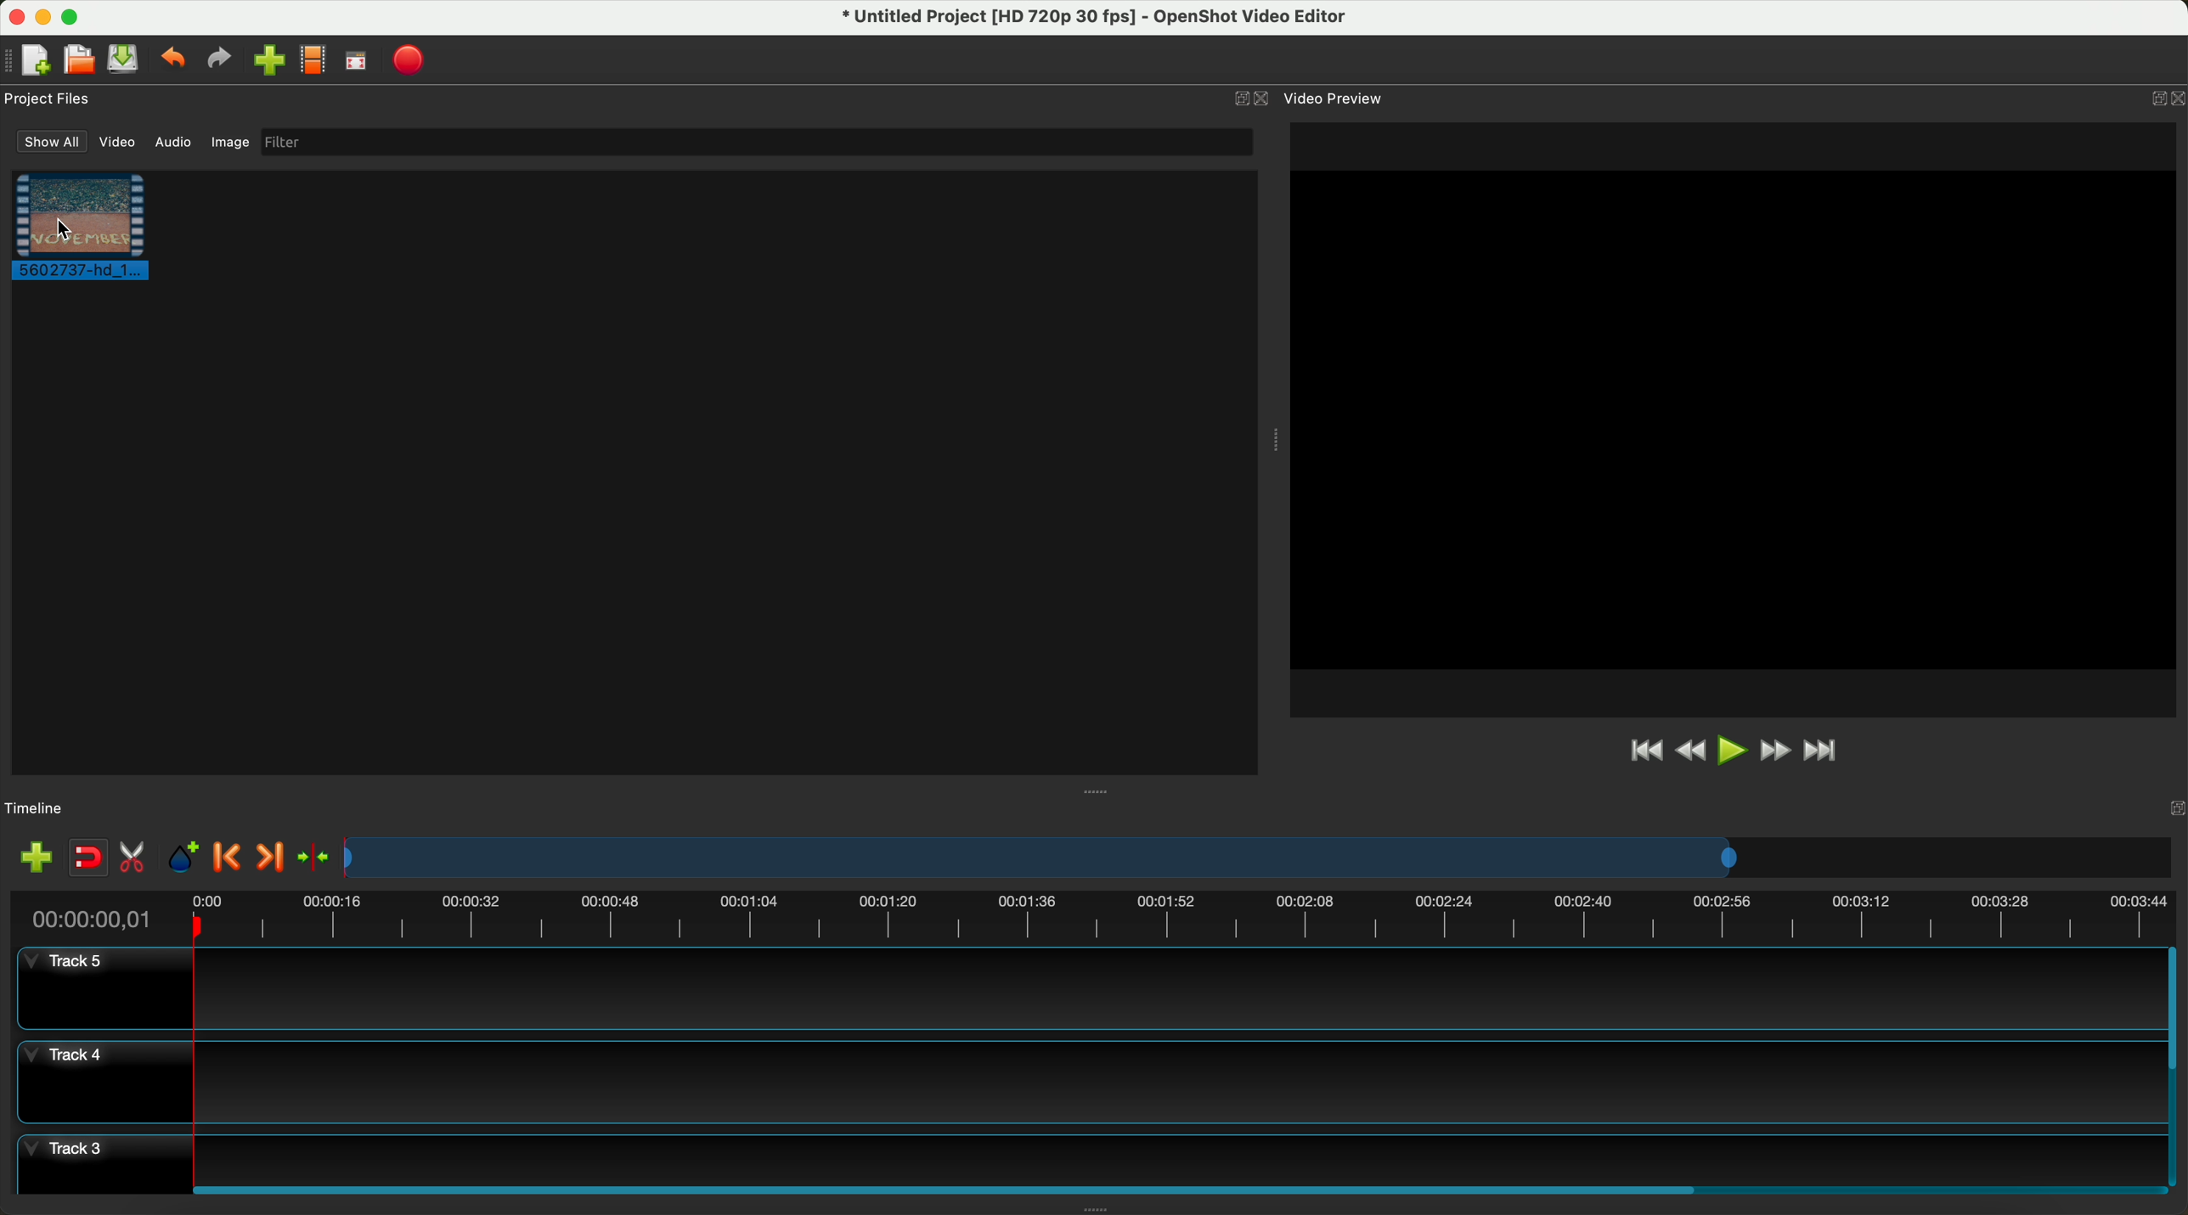  I want to click on timeline, so click(36, 809).